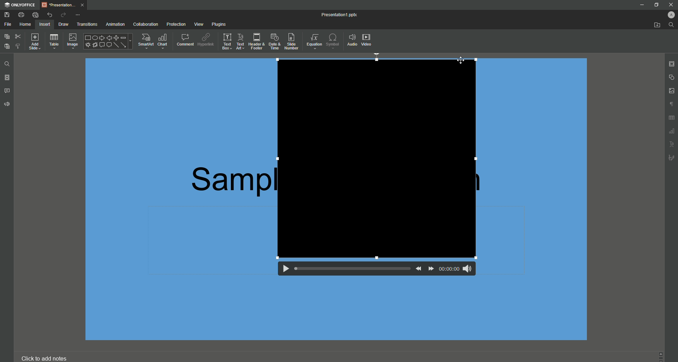 This screenshot has height=362, width=678. Describe the element at coordinates (164, 41) in the screenshot. I see `Chart` at that location.